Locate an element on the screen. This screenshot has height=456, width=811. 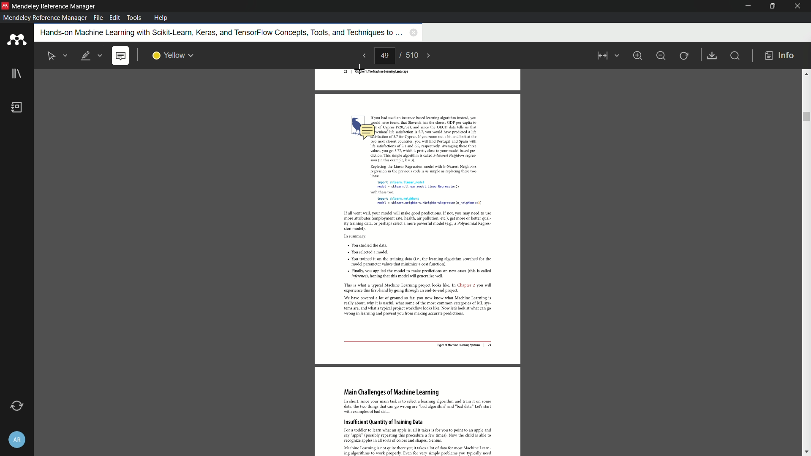
sync is located at coordinates (16, 406).